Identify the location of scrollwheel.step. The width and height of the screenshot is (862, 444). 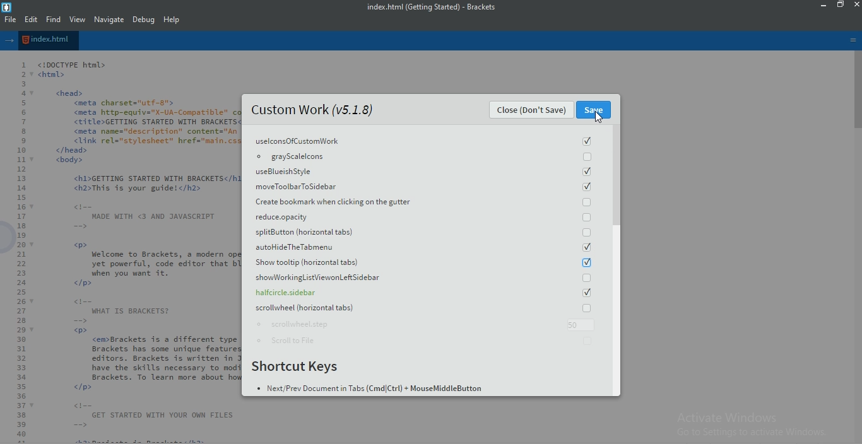
(426, 324).